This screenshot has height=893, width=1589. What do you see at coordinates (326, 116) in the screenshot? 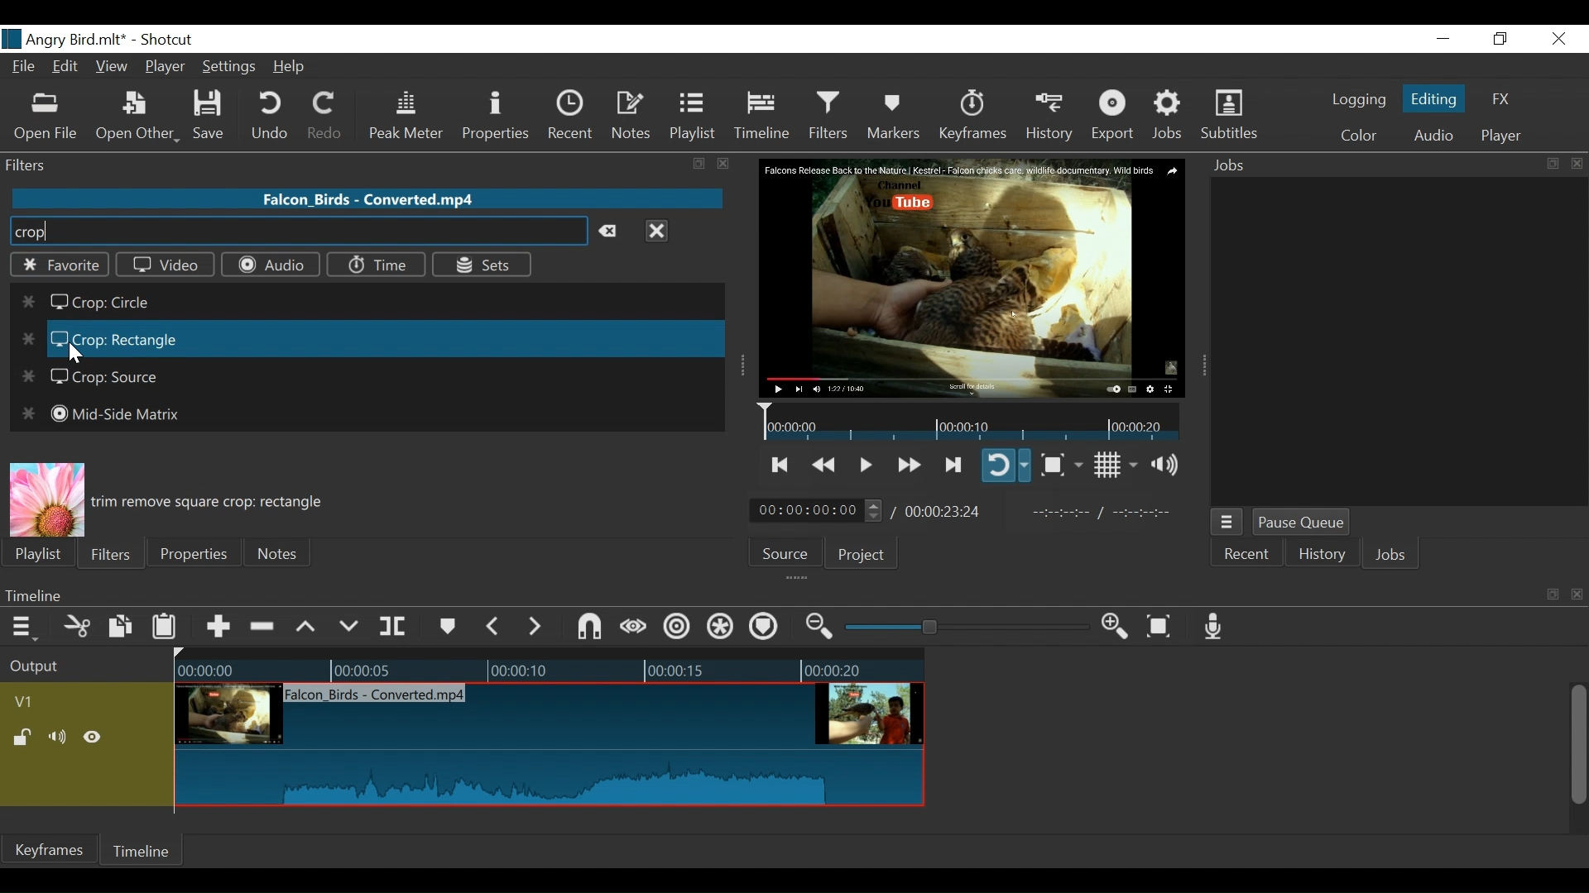
I see `Redo` at bounding box center [326, 116].